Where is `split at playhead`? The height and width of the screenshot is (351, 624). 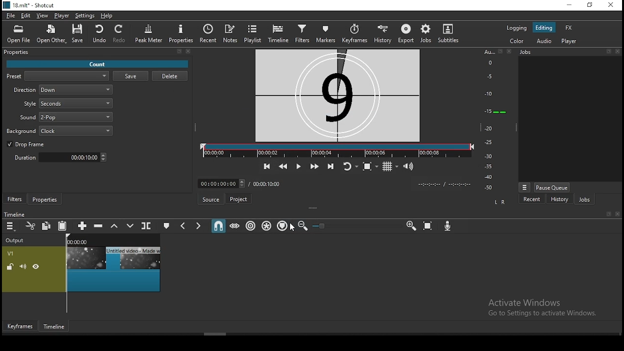
split at playhead is located at coordinates (208, 33).